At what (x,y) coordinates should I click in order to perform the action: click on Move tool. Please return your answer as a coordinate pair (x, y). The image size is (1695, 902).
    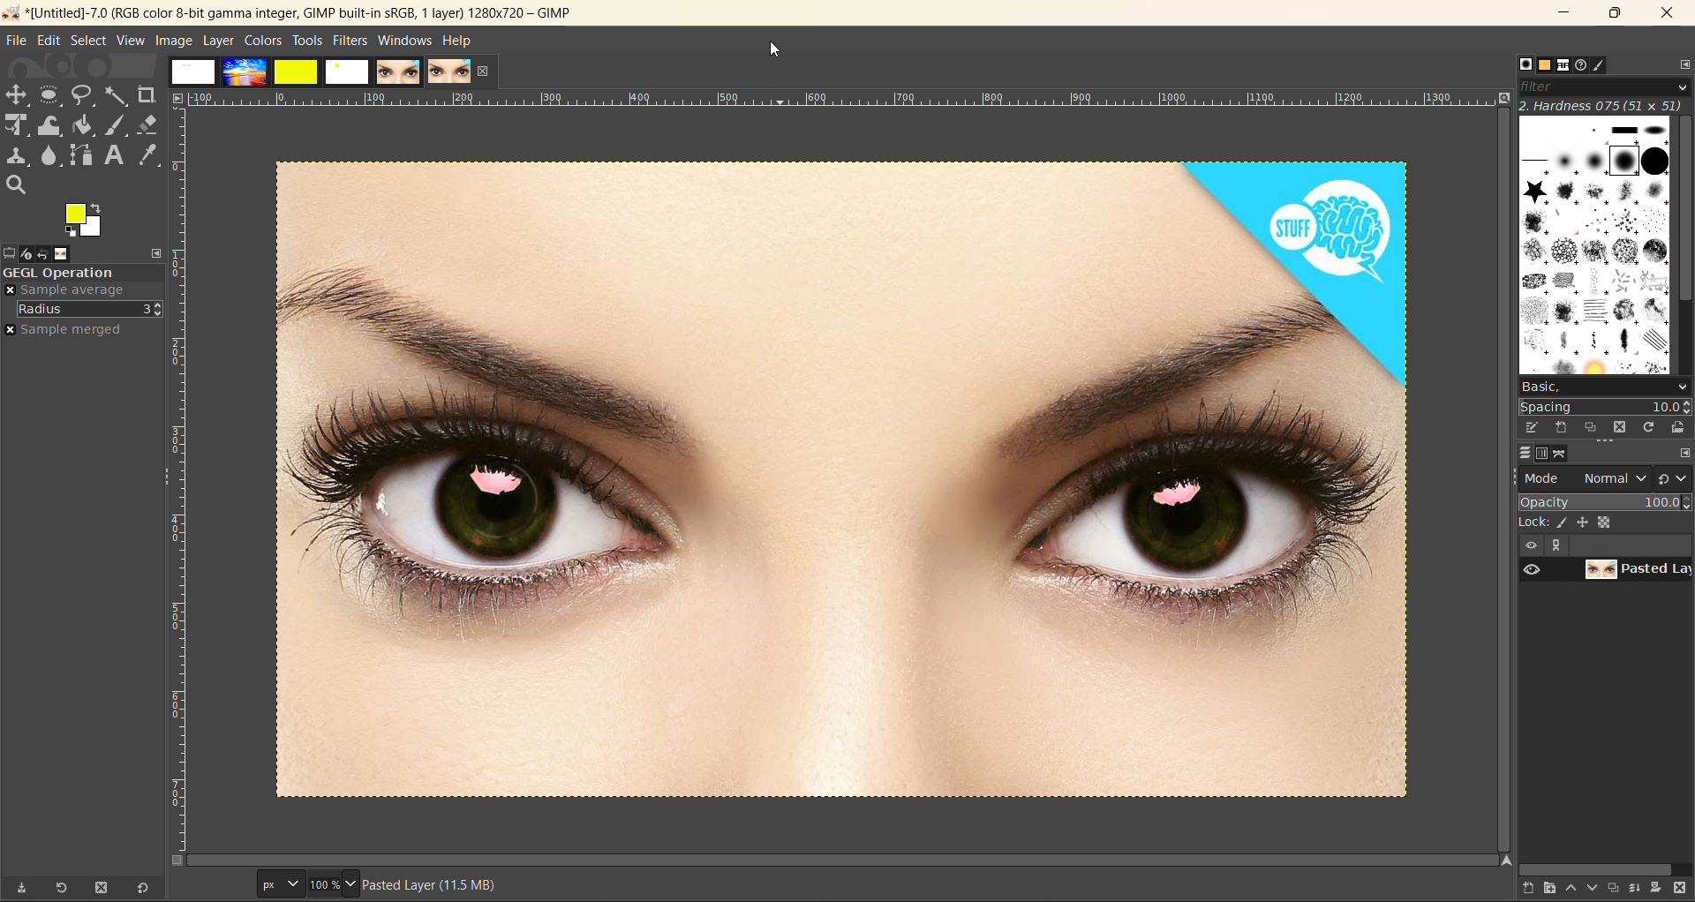
    Looking at the image, I should click on (19, 94).